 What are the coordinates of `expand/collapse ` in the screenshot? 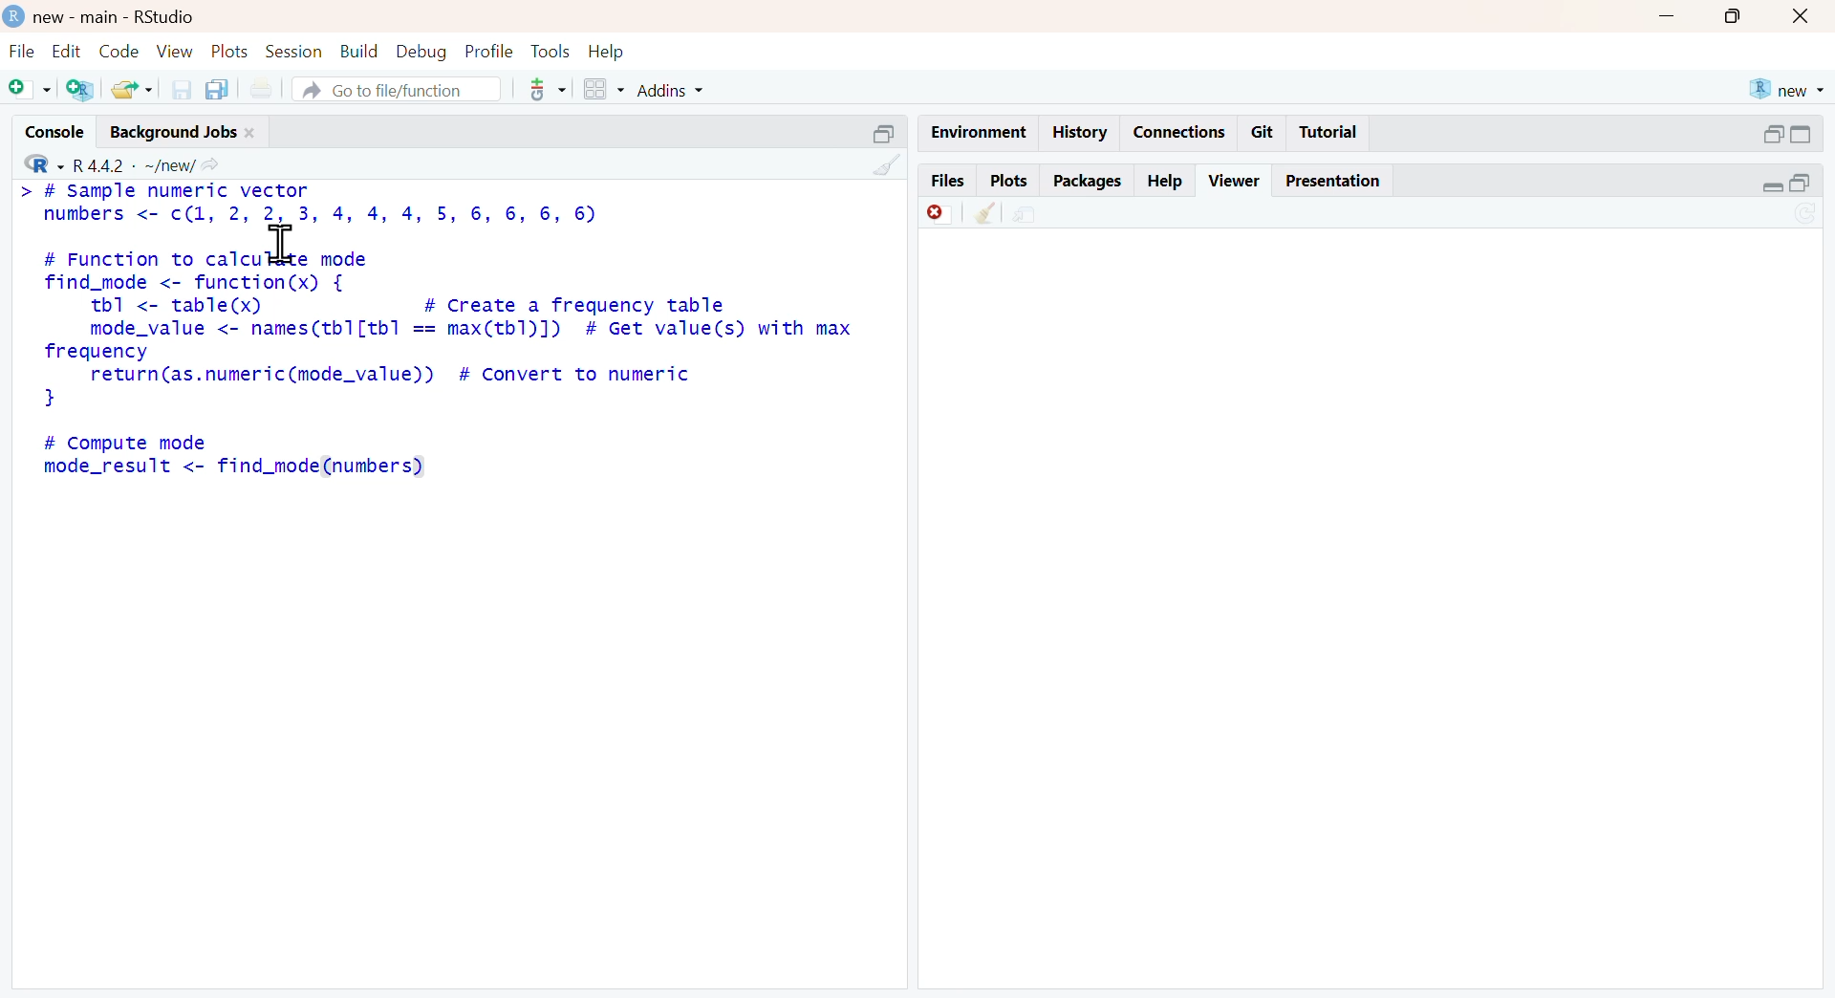 It's located at (885, 133).